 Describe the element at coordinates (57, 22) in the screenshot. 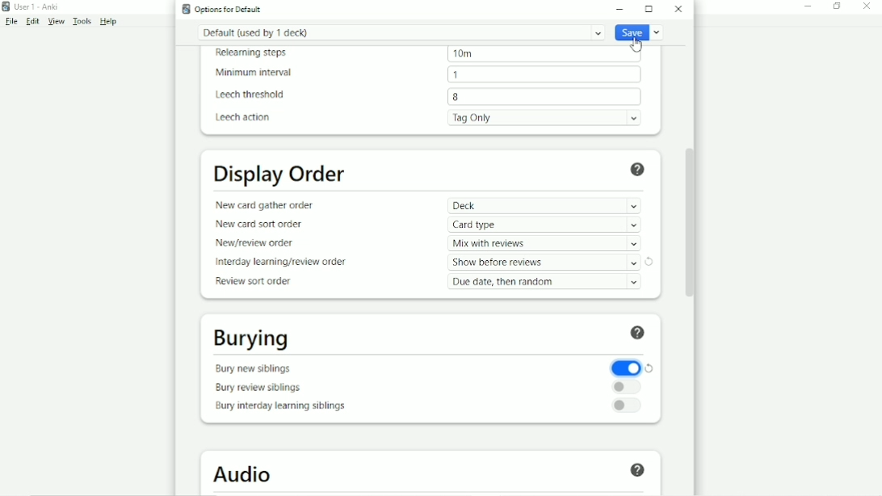

I see `View` at that location.